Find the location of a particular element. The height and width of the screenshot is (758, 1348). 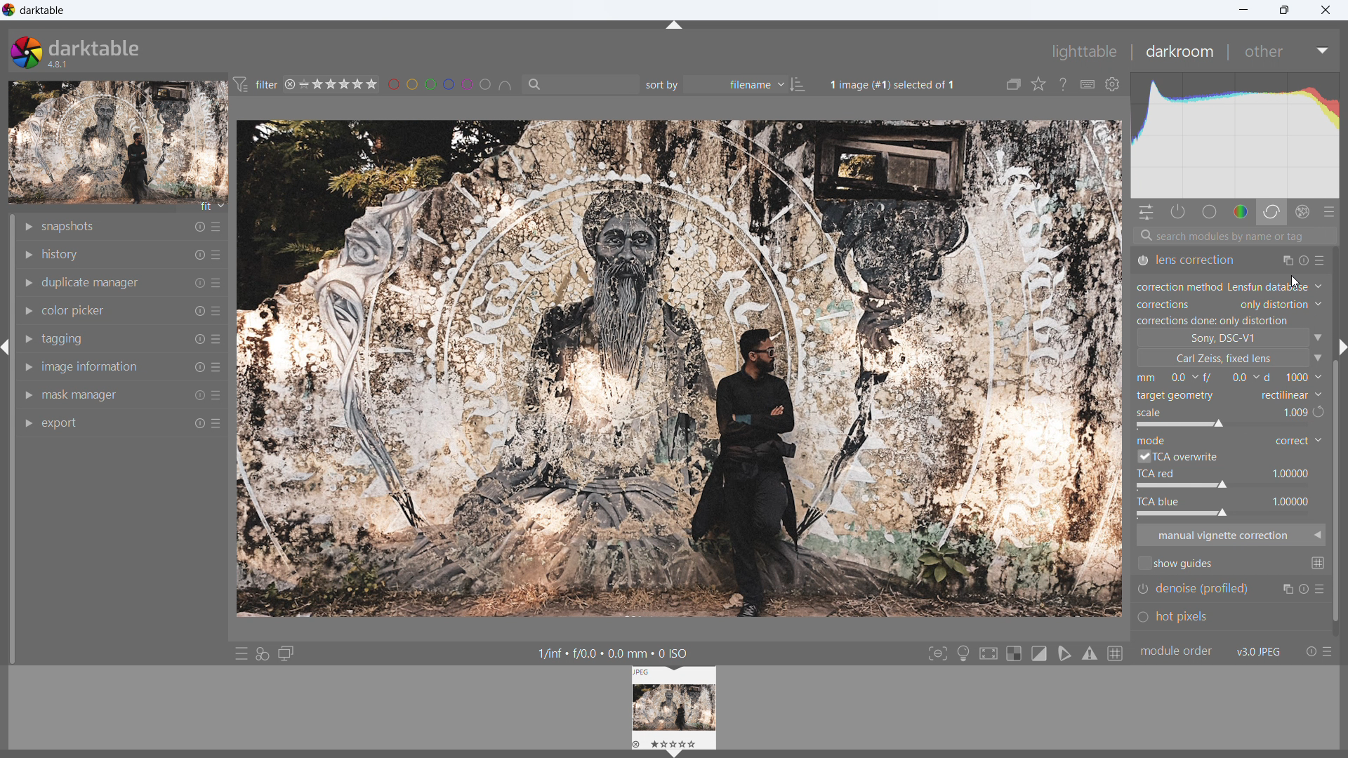

sort by is located at coordinates (715, 84).